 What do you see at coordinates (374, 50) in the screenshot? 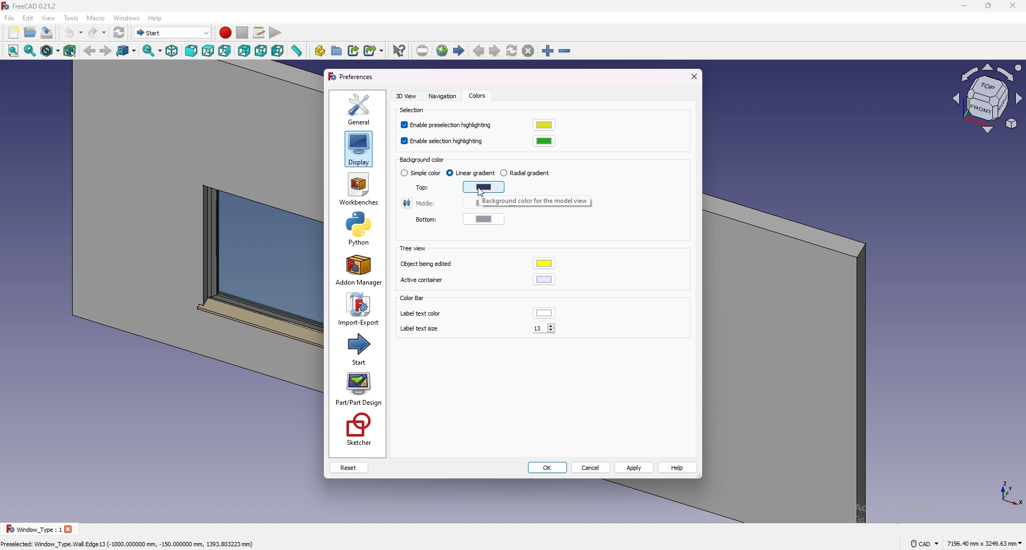
I see `make sub link` at bounding box center [374, 50].